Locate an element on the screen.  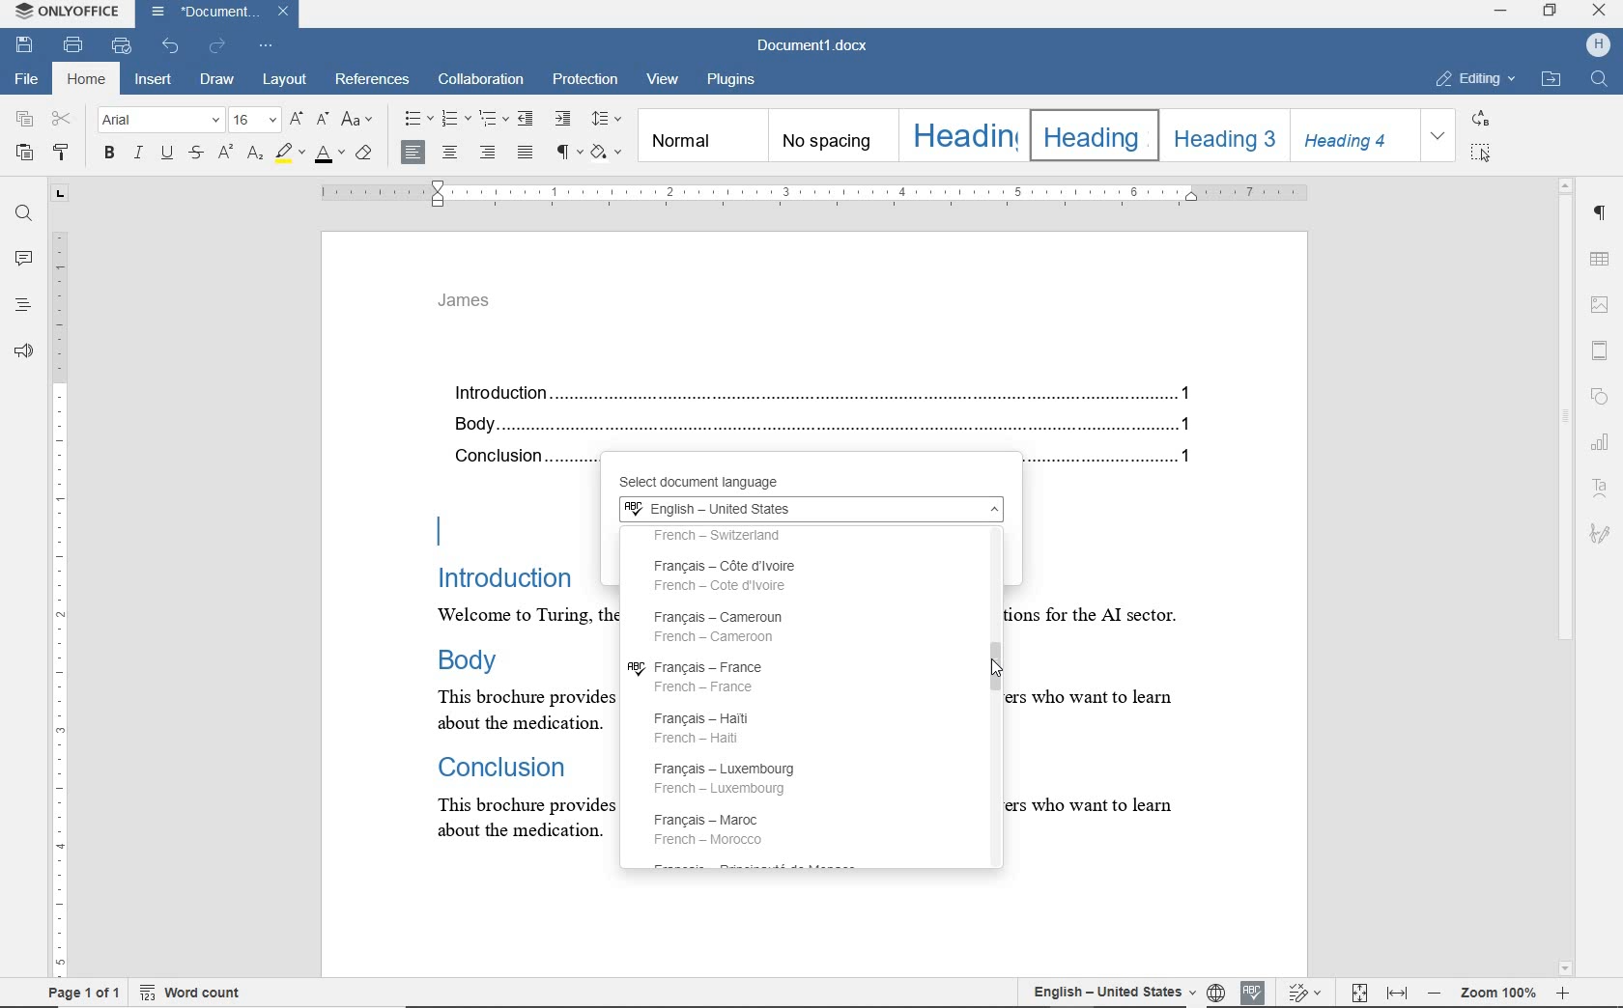
scrollbar is located at coordinates (991, 689).